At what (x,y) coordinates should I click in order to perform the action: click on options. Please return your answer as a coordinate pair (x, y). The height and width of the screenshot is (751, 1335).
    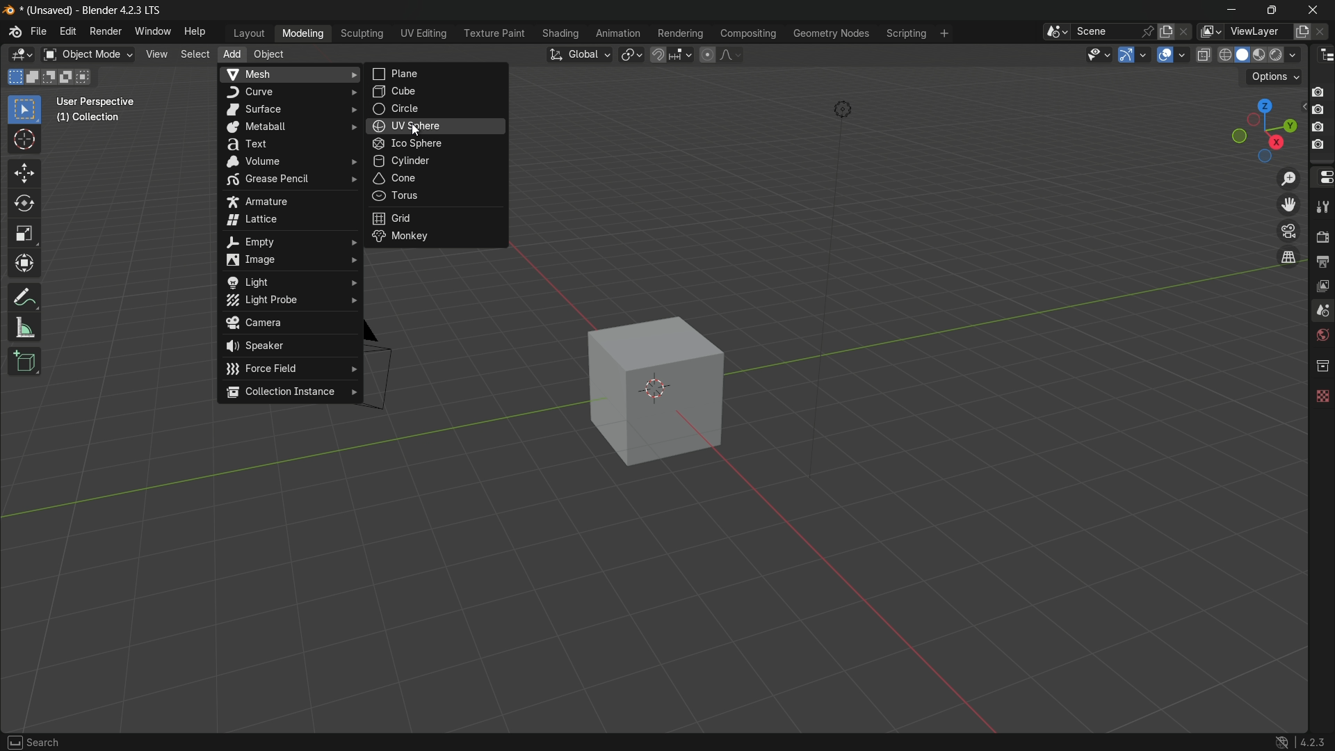
    Looking at the image, I should click on (1274, 76).